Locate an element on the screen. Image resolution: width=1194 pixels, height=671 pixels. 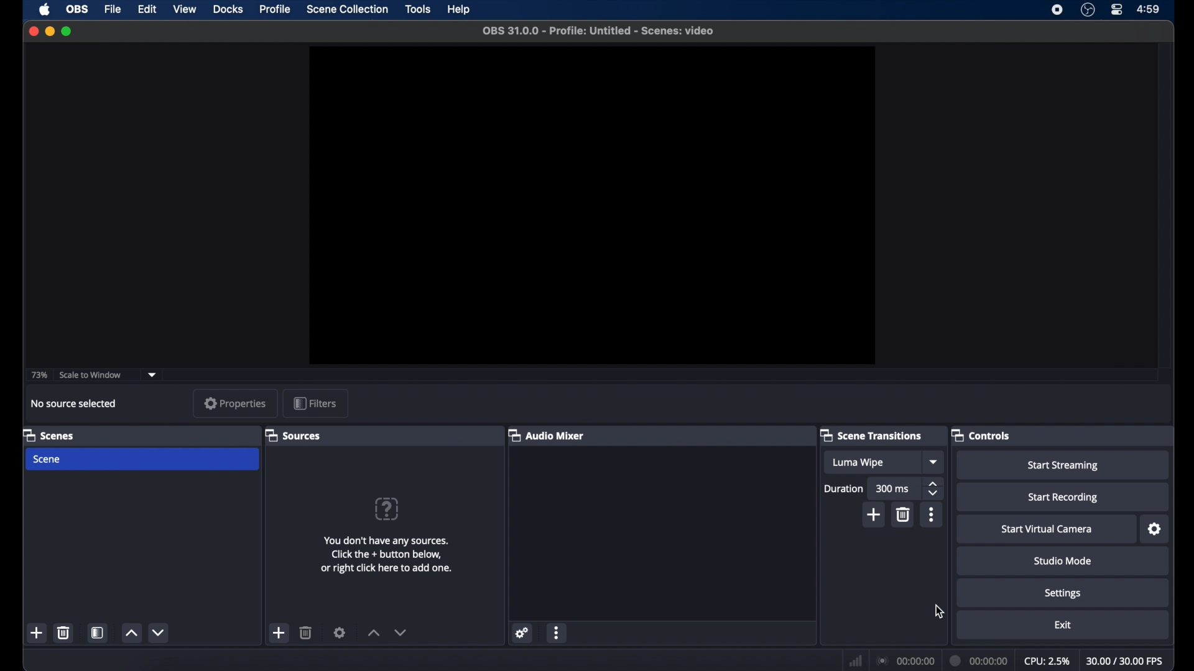
00:00:00 is located at coordinates (905, 660).